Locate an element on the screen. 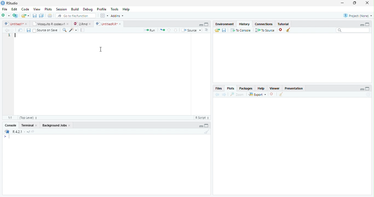 The image size is (374, 197). R421 - ~/ is located at coordinates (19, 132).